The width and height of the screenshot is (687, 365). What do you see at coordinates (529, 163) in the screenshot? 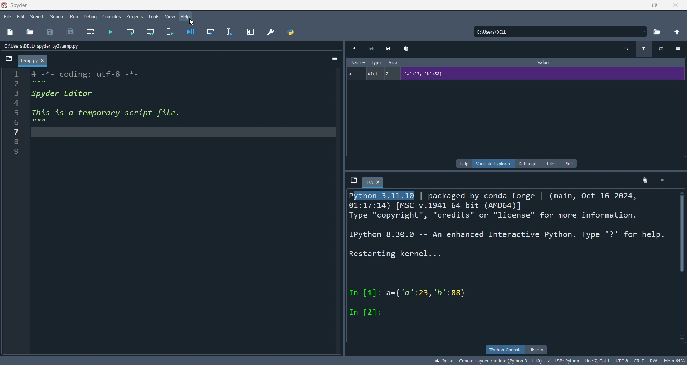
I see `debugger` at bounding box center [529, 163].